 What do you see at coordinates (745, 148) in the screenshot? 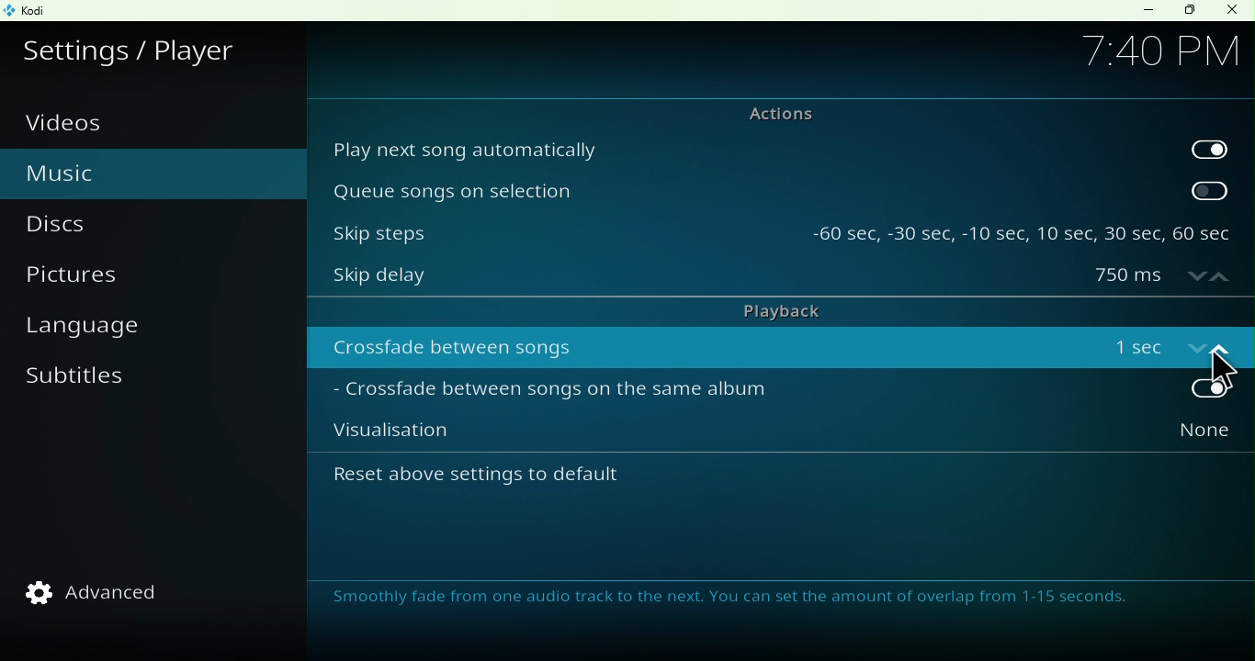
I see `Play next song automatically` at bounding box center [745, 148].